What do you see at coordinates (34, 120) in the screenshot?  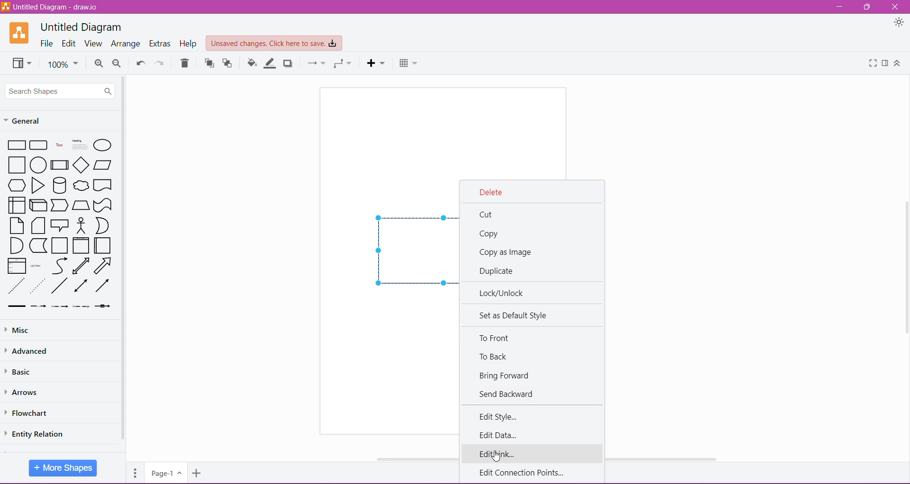 I see `general` at bounding box center [34, 120].